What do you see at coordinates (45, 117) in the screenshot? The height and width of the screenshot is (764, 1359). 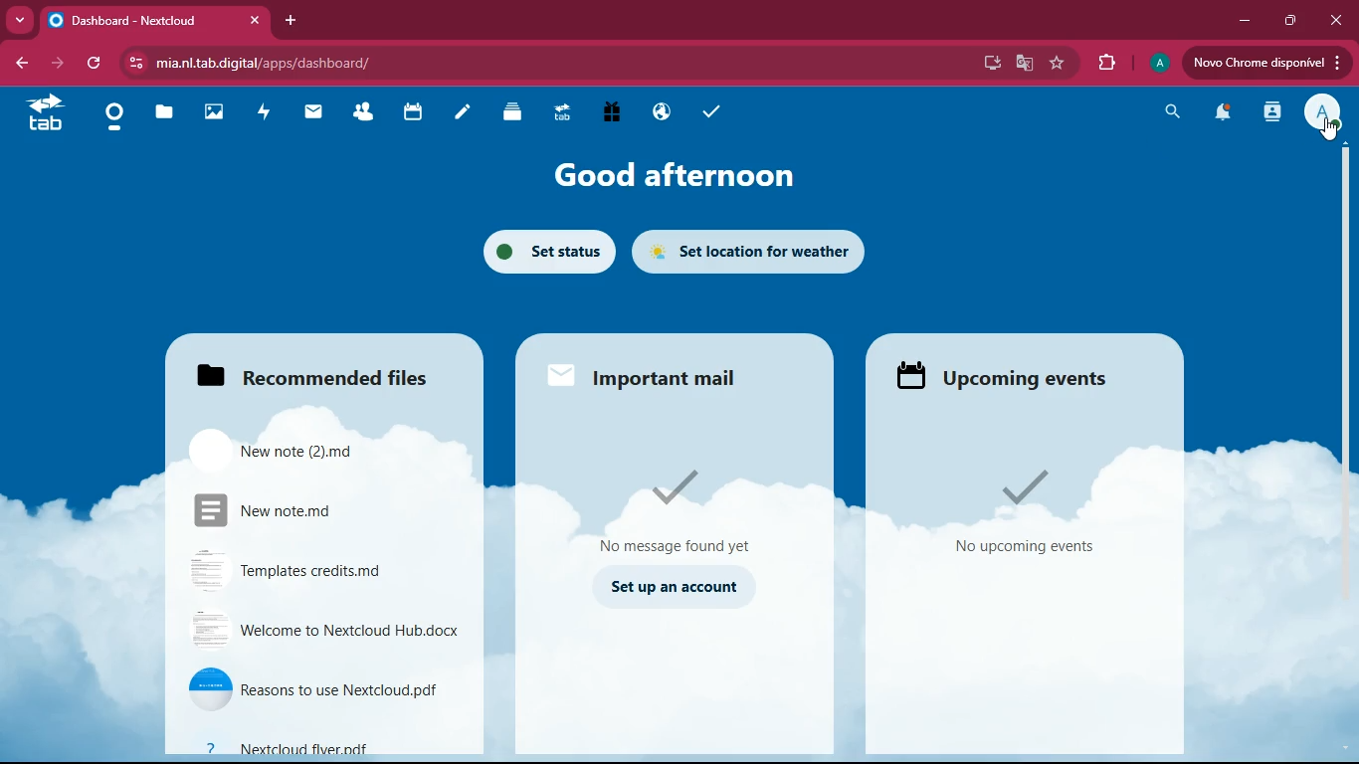 I see `tab` at bounding box center [45, 117].